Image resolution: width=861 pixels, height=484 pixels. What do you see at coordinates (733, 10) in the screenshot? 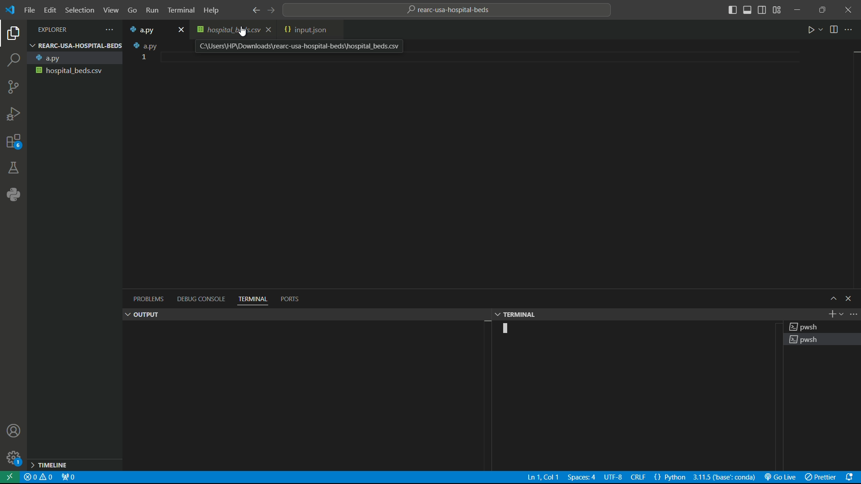
I see `toggle primary side bar` at bounding box center [733, 10].